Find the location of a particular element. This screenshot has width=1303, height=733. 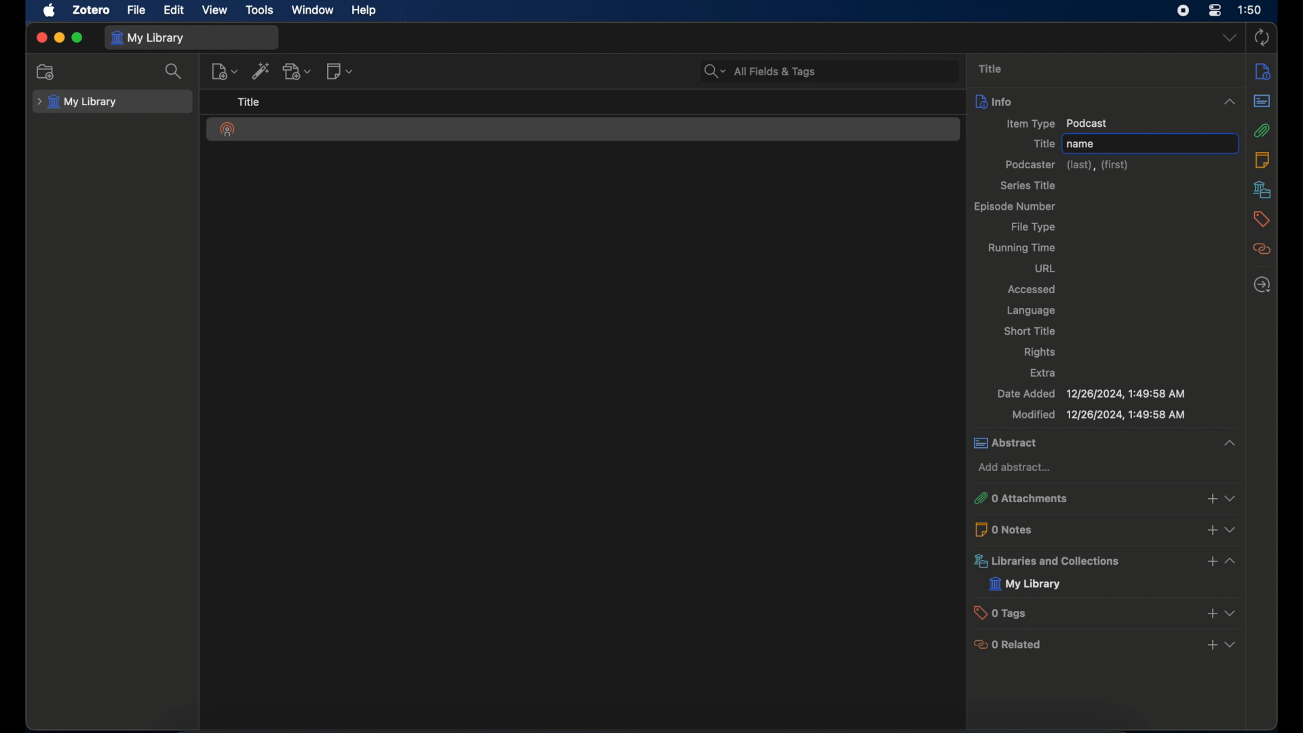

file type is located at coordinates (1034, 227).